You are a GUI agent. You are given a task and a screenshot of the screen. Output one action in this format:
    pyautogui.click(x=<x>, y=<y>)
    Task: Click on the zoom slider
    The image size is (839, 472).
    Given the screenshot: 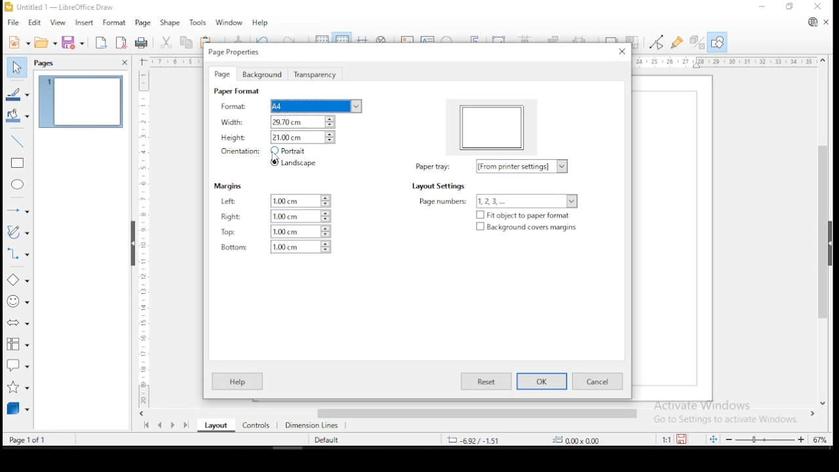 What is the action you would take?
    pyautogui.click(x=768, y=439)
    